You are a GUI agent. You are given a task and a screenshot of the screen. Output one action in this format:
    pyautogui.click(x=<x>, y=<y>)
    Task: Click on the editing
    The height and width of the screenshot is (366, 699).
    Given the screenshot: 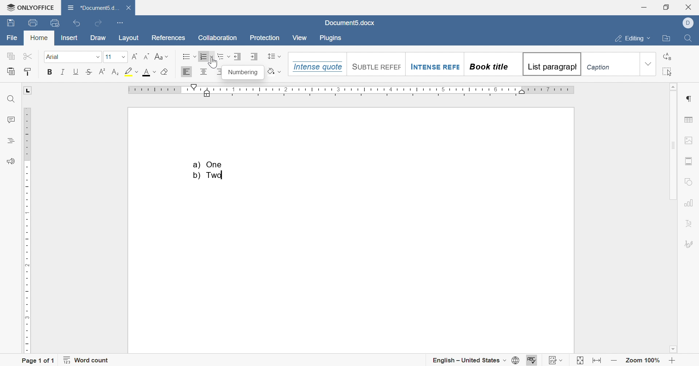 What is the action you would take?
    pyautogui.click(x=633, y=39)
    